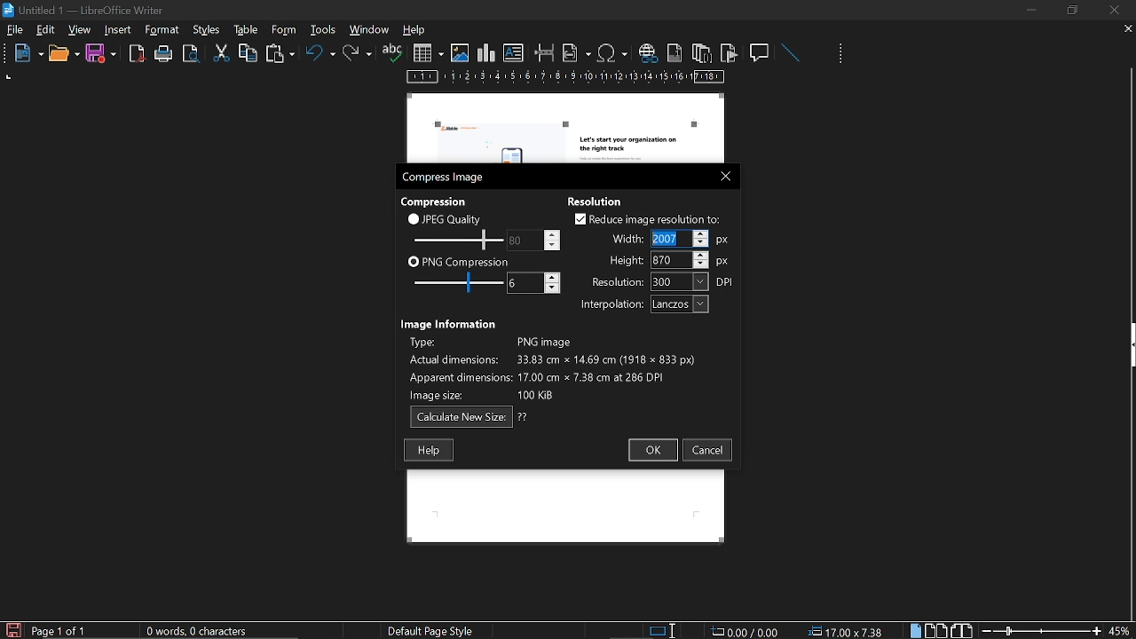 The height and width of the screenshot is (639, 1136). Describe the element at coordinates (248, 52) in the screenshot. I see `copy` at that location.